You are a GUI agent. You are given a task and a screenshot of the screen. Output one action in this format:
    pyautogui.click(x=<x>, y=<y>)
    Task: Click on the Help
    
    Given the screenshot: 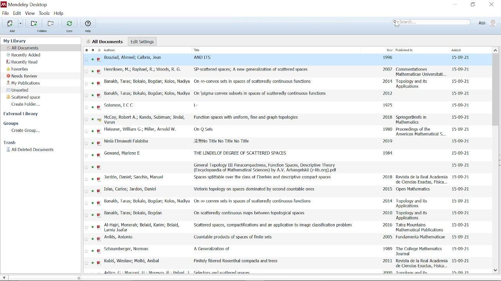 What is the action you would take?
    pyautogui.click(x=89, y=25)
    